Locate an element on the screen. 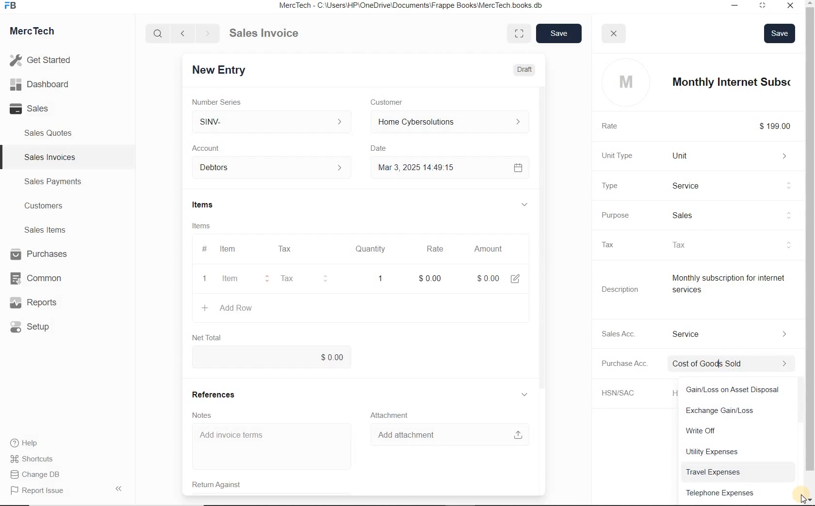 The width and height of the screenshot is (815, 506). Minimize is located at coordinates (736, 7).